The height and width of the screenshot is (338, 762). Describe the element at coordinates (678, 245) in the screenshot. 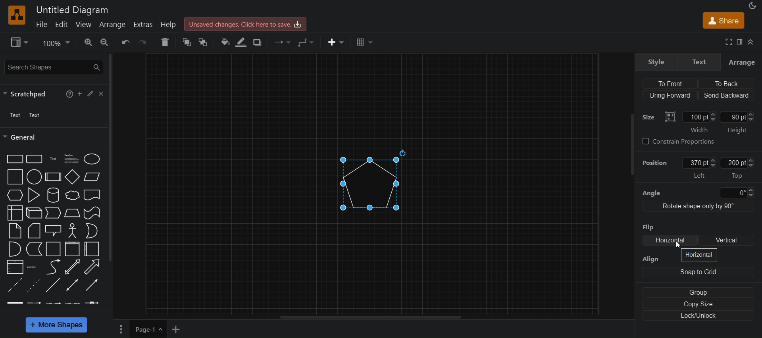

I see `Cursor` at that location.